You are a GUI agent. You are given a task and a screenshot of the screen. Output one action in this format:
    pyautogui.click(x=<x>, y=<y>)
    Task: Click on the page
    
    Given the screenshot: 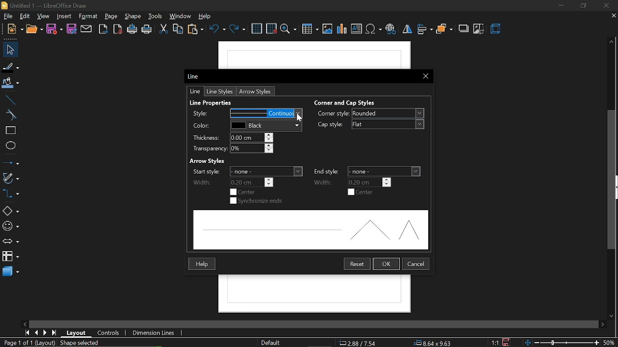 What is the action you would take?
    pyautogui.click(x=111, y=16)
    